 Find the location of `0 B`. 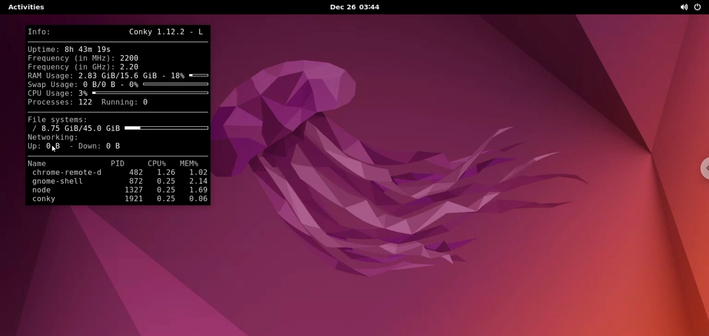

0 B is located at coordinates (114, 147).